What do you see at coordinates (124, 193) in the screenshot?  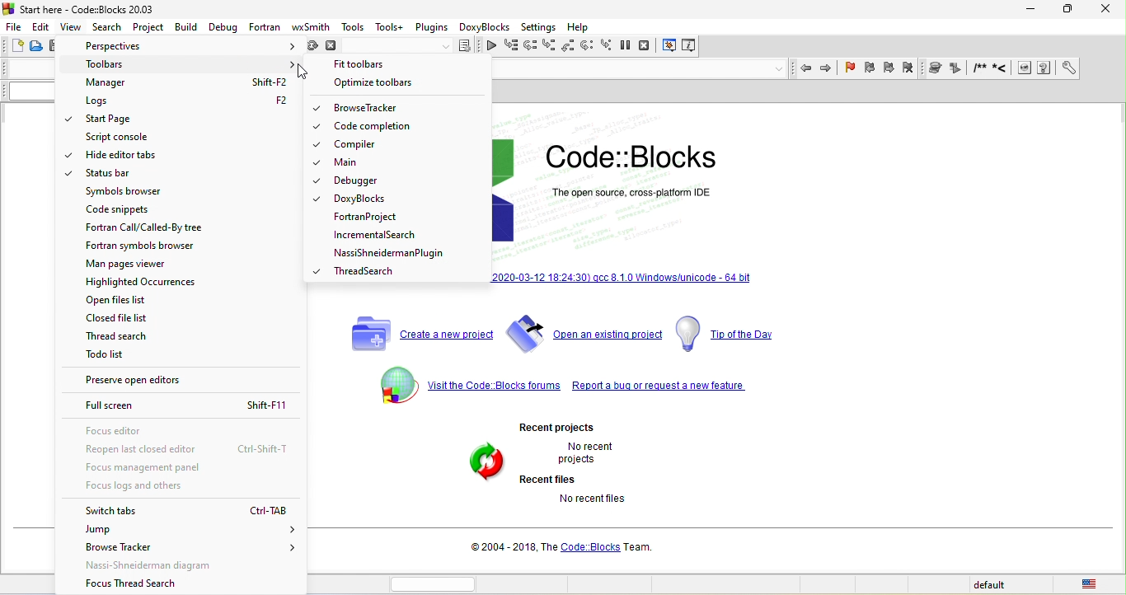 I see `symbols browser` at bounding box center [124, 193].